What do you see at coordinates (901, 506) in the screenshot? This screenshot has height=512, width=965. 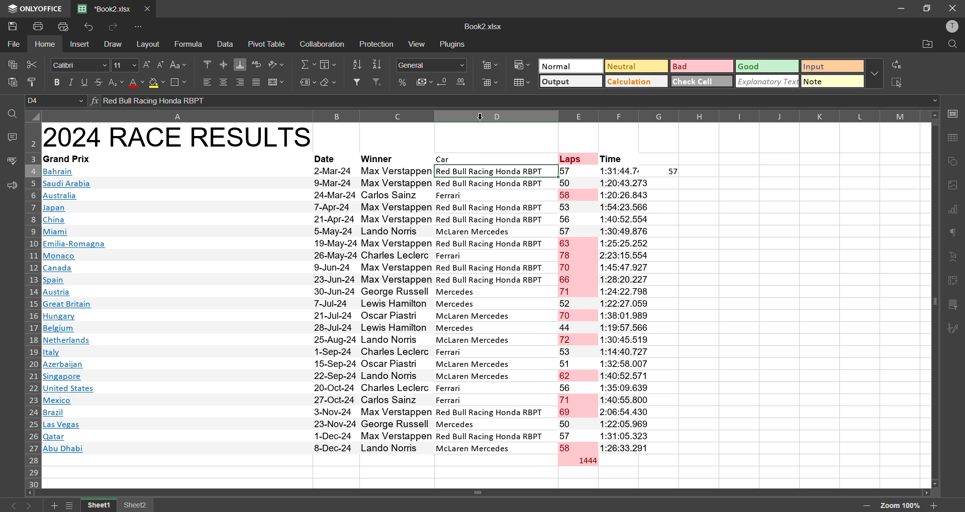 I see `zoom factor` at bounding box center [901, 506].